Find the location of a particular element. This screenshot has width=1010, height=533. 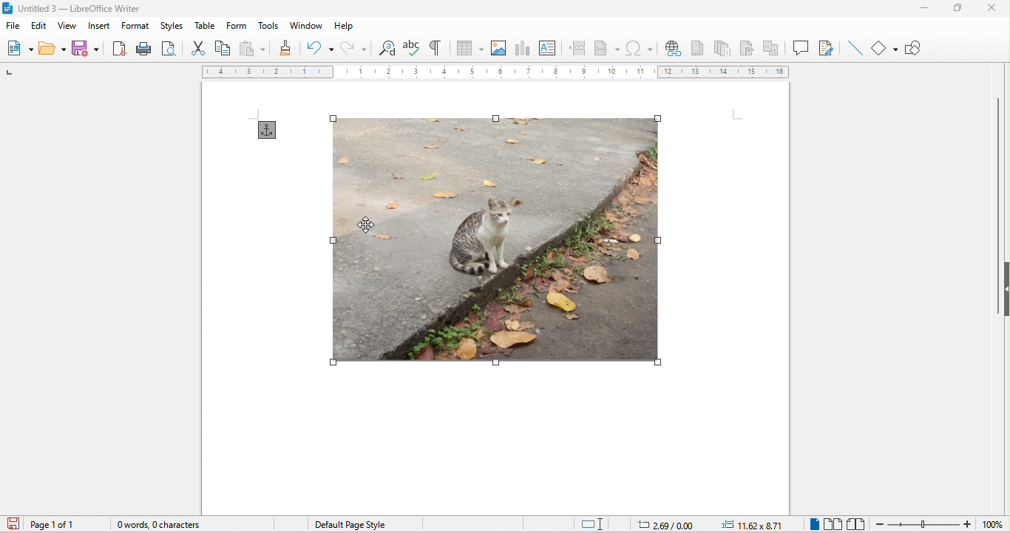

toggle formatting marks is located at coordinates (436, 47).